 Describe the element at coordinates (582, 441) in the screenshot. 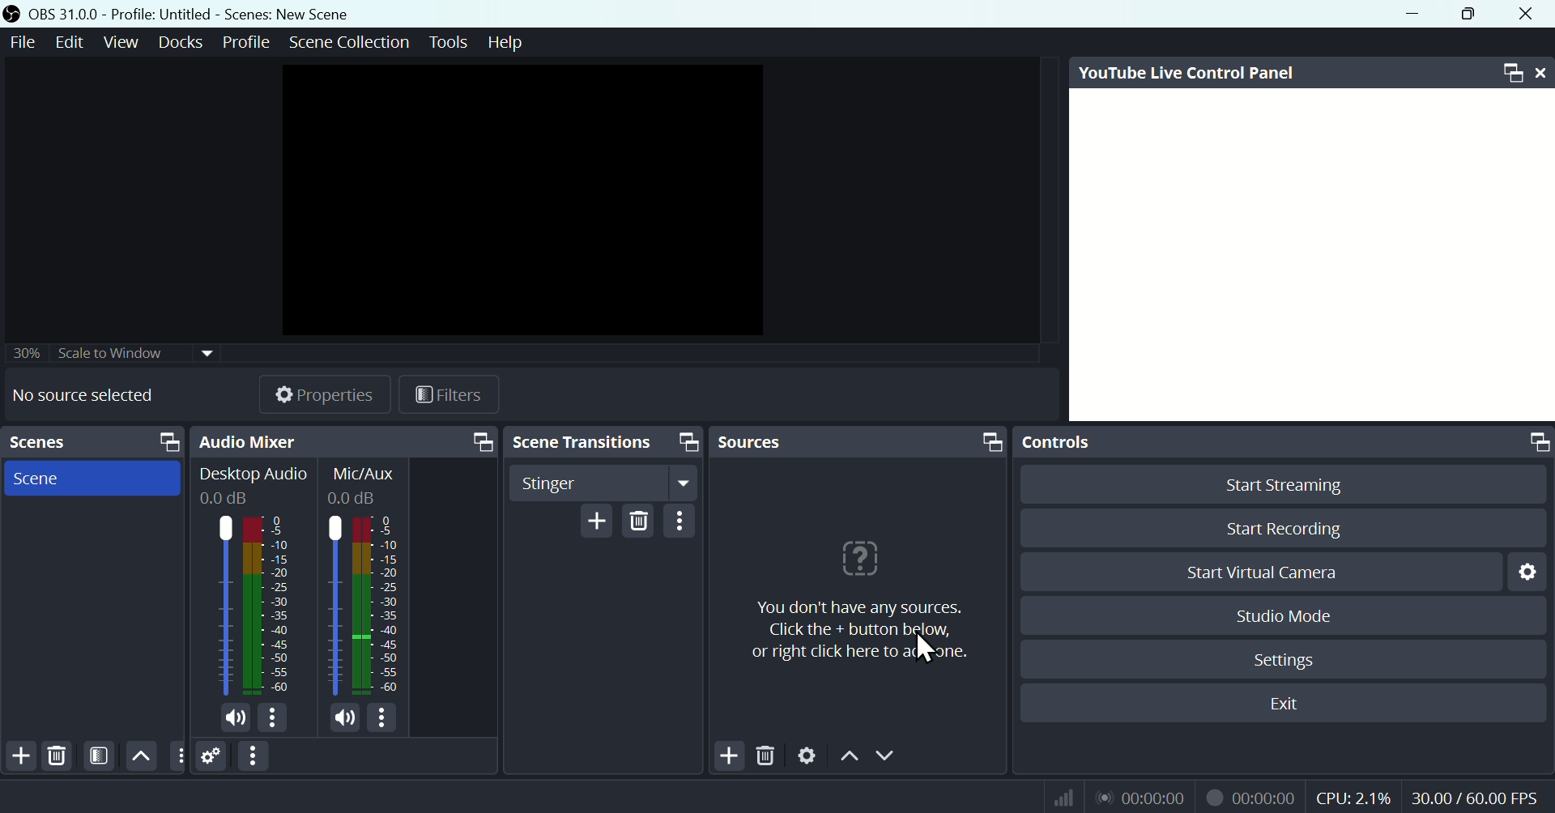

I see `Scene transitions` at that location.